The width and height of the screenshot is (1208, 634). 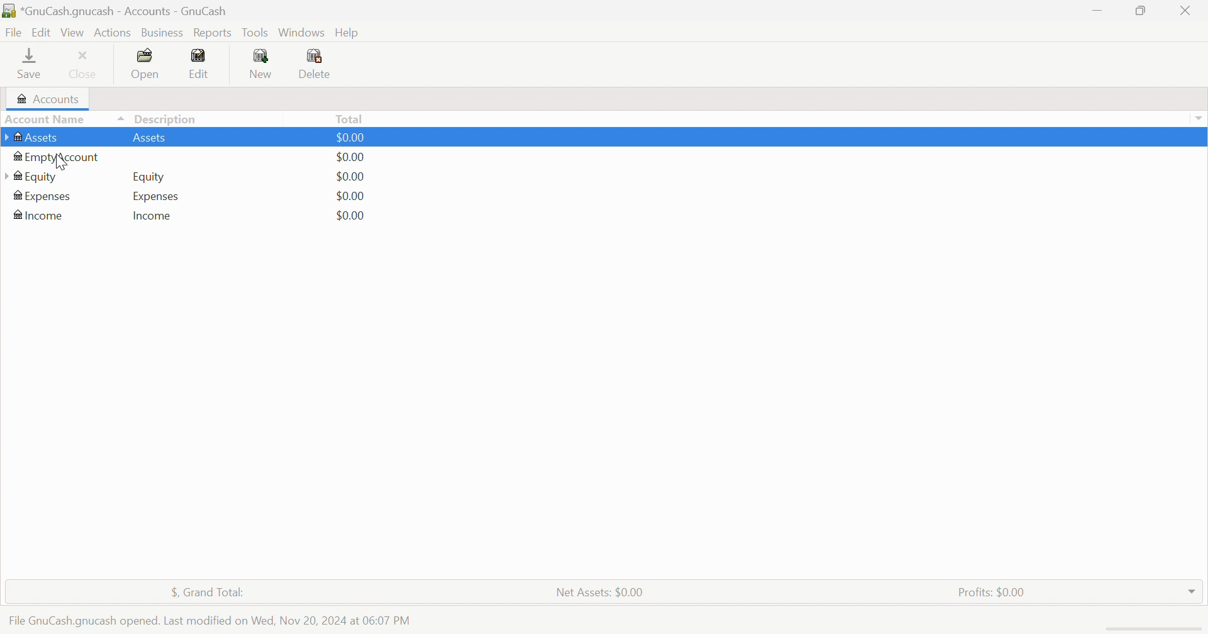 I want to click on Net Assets: $0.00, so click(x=595, y=591).